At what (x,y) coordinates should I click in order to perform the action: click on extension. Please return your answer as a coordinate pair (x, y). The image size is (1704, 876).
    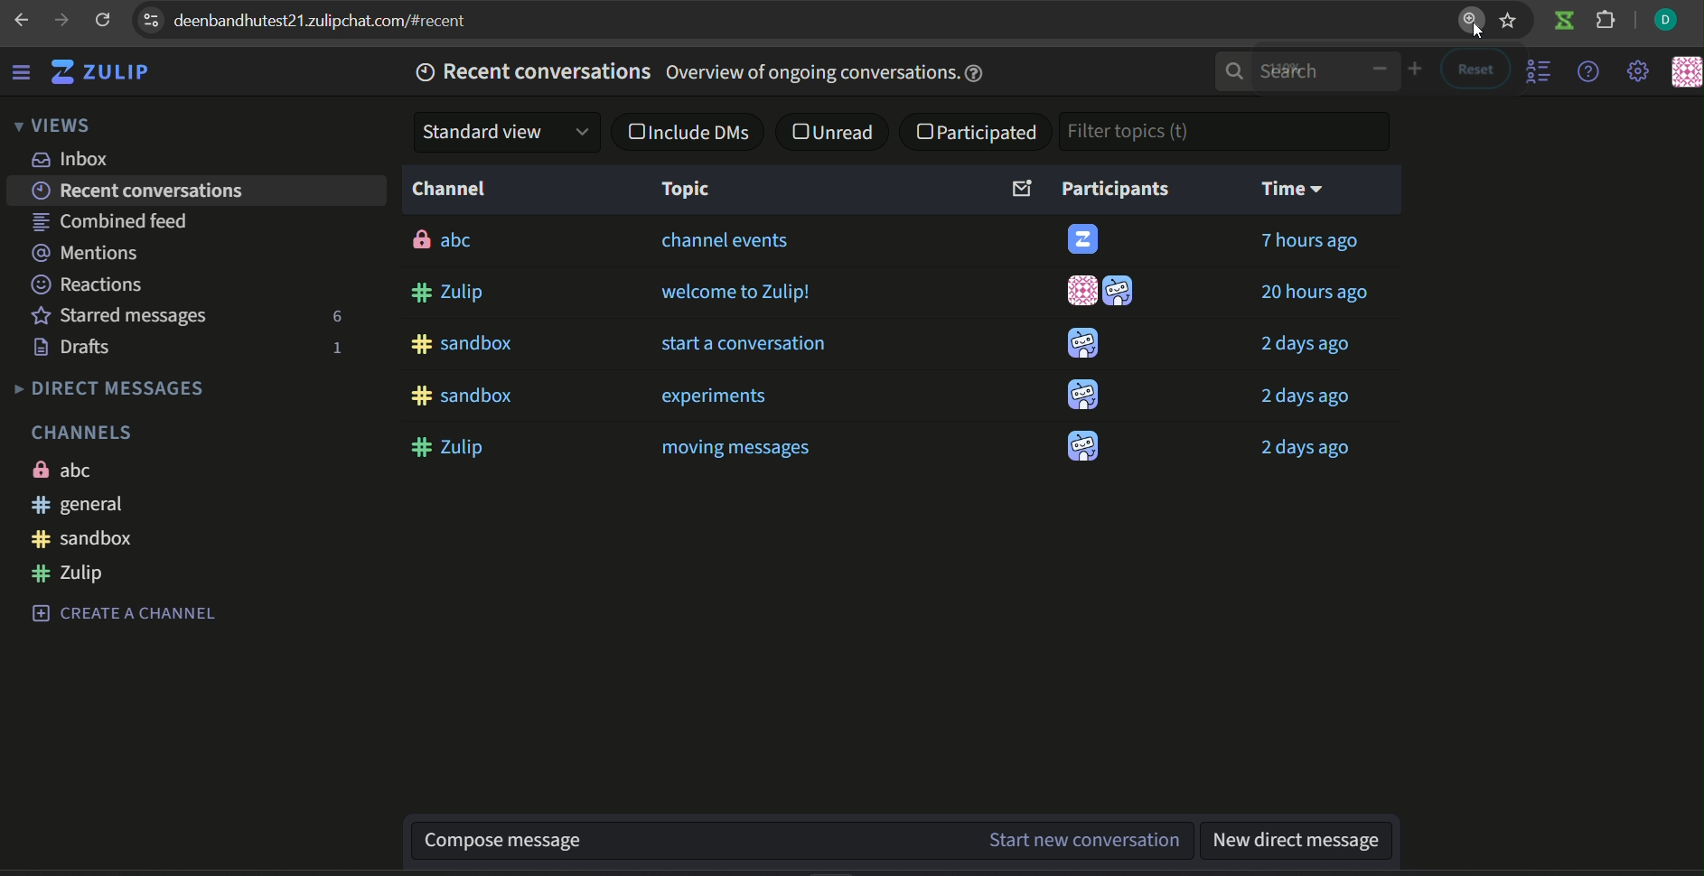
    Looking at the image, I should click on (1606, 23).